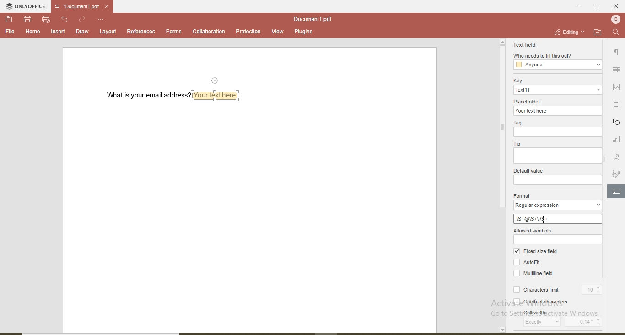 This screenshot has height=335, width=625. I want to click on close, so click(616, 6).